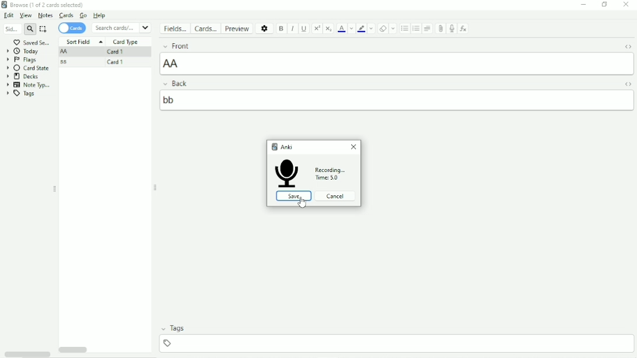 This screenshot has height=358, width=637. What do you see at coordinates (174, 336) in the screenshot?
I see `Tags` at bounding box center [174, 336].